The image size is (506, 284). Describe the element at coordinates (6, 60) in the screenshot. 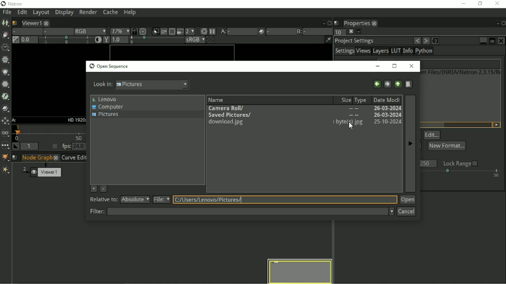

I see `Channel` at that location.